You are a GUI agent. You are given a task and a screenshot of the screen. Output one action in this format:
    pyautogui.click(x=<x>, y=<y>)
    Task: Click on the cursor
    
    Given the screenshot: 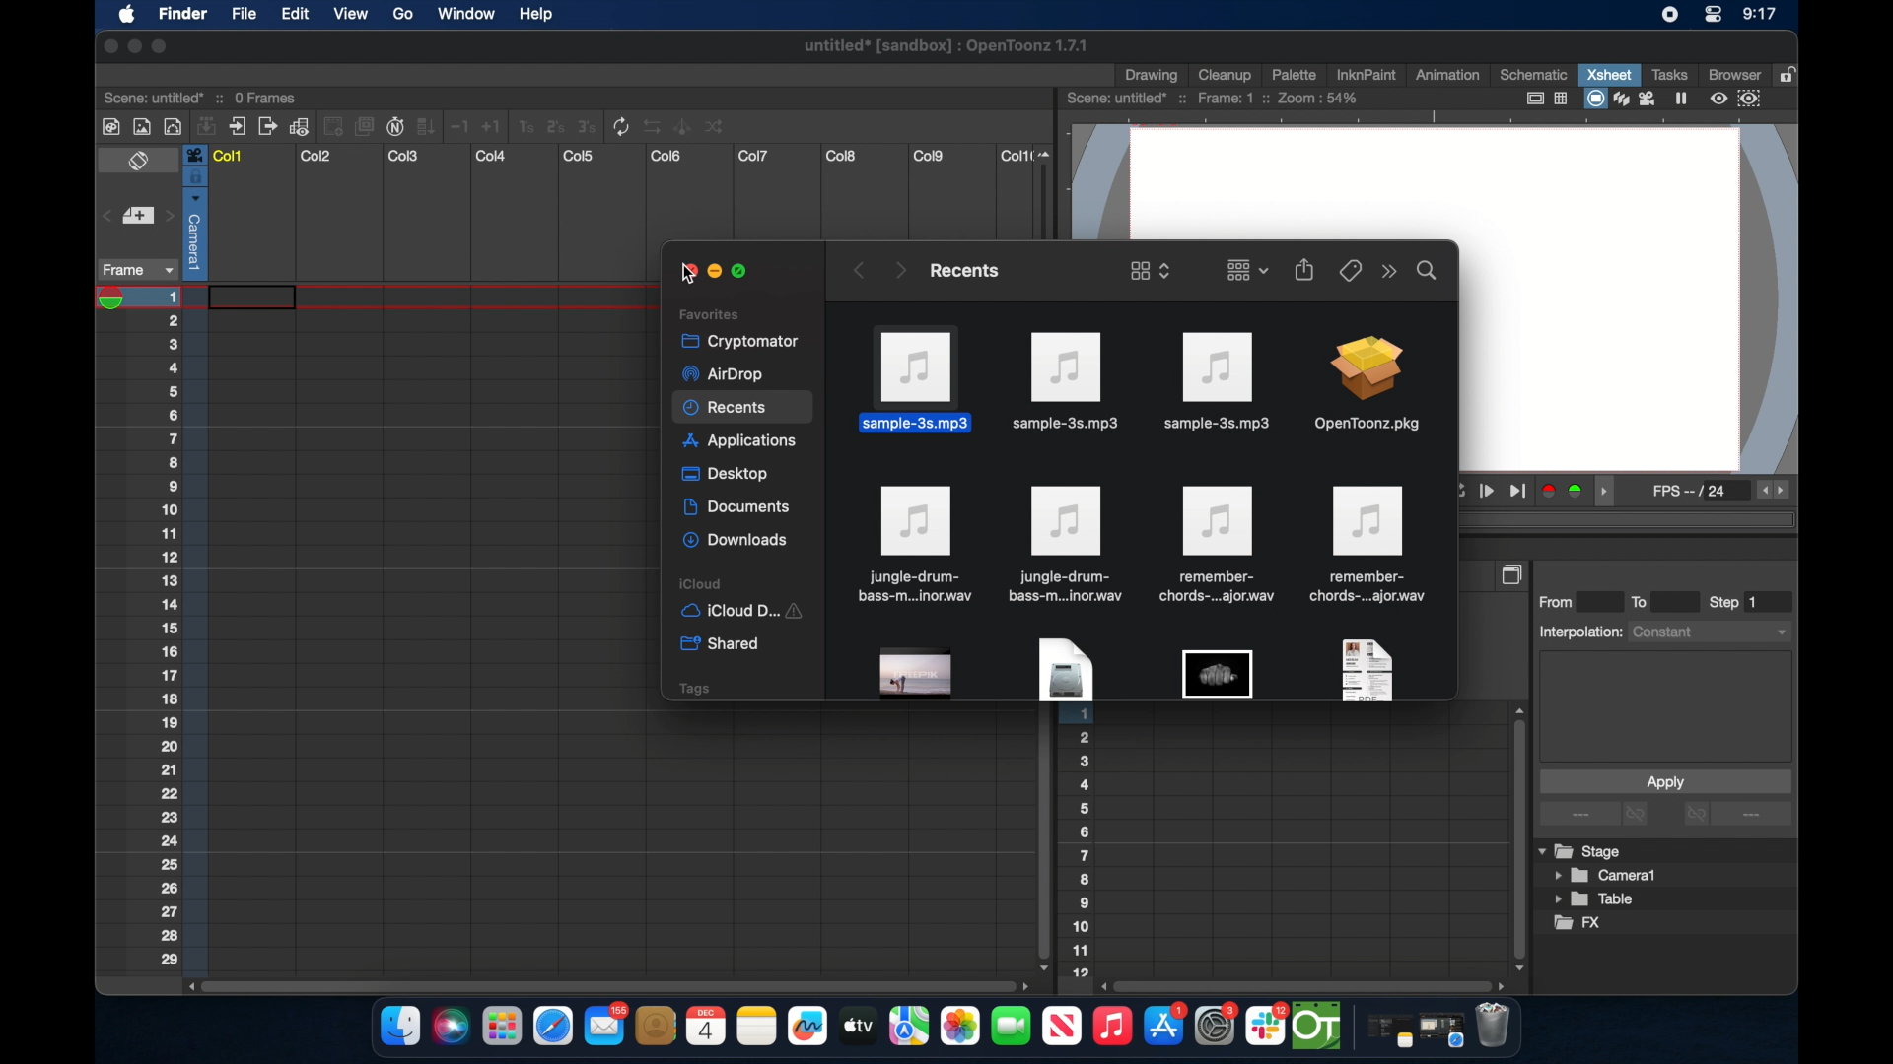 What is the action you would take?
    pyautogui.click(x=682, y=276)
    